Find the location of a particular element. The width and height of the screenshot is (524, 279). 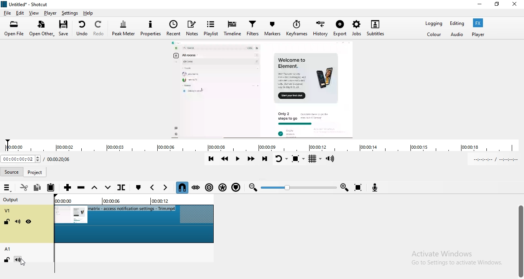

Skip to previous is located at coordinates (213, 159).